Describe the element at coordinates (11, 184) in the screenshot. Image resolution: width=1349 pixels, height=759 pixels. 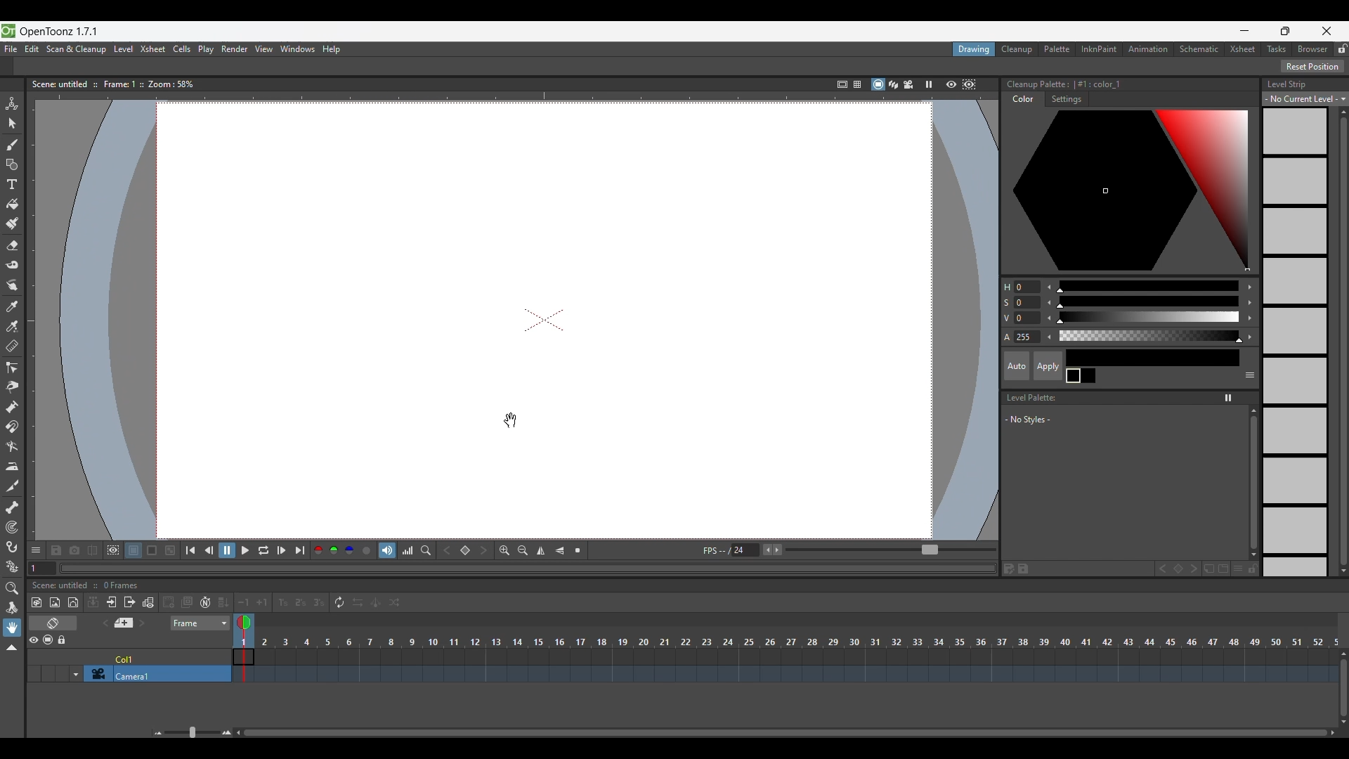
I see `Type tool` at that location.